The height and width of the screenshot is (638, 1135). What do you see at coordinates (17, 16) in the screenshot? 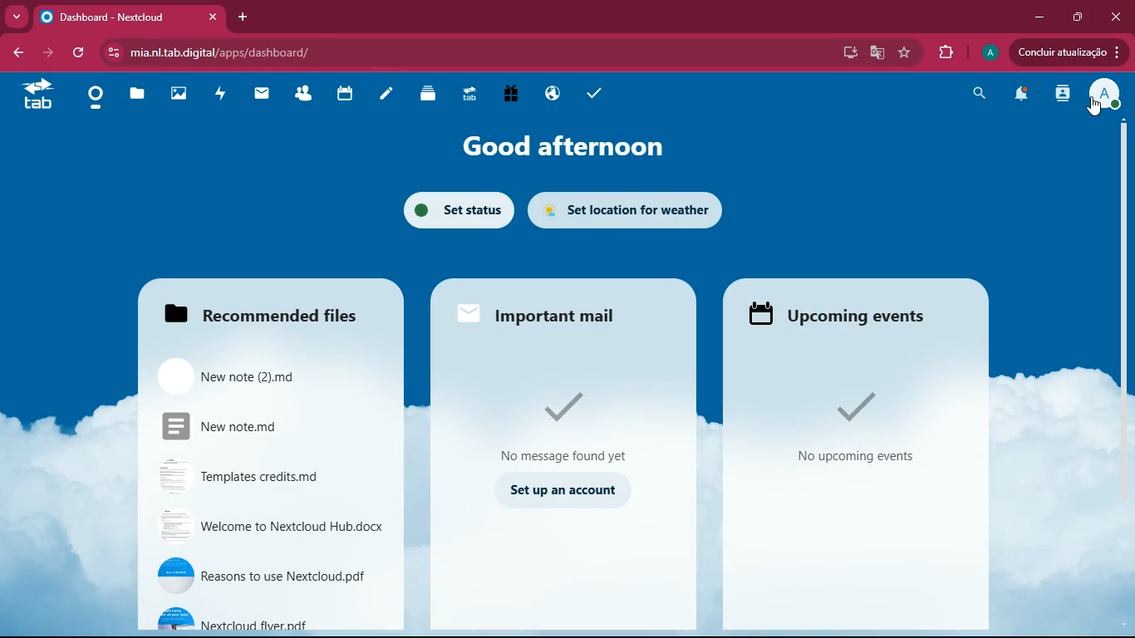
I see `more` at bounding box center [17, 16].